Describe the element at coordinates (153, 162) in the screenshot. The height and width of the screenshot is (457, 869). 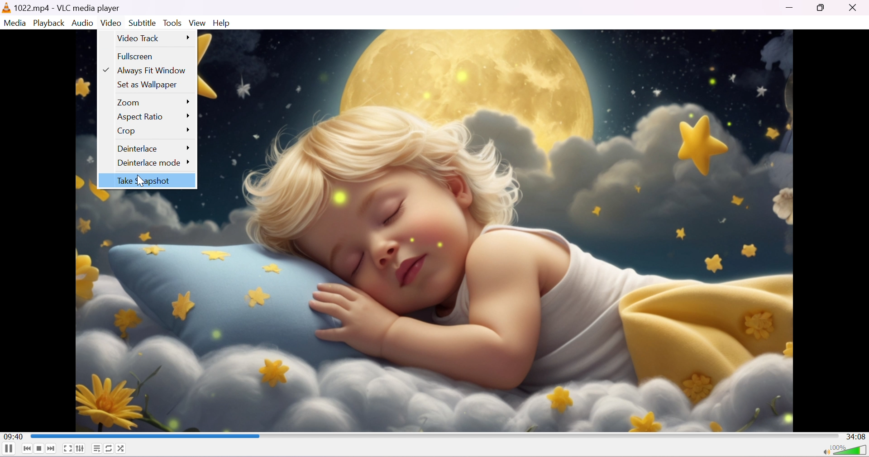
I see `Deinterlace mode` at that location.